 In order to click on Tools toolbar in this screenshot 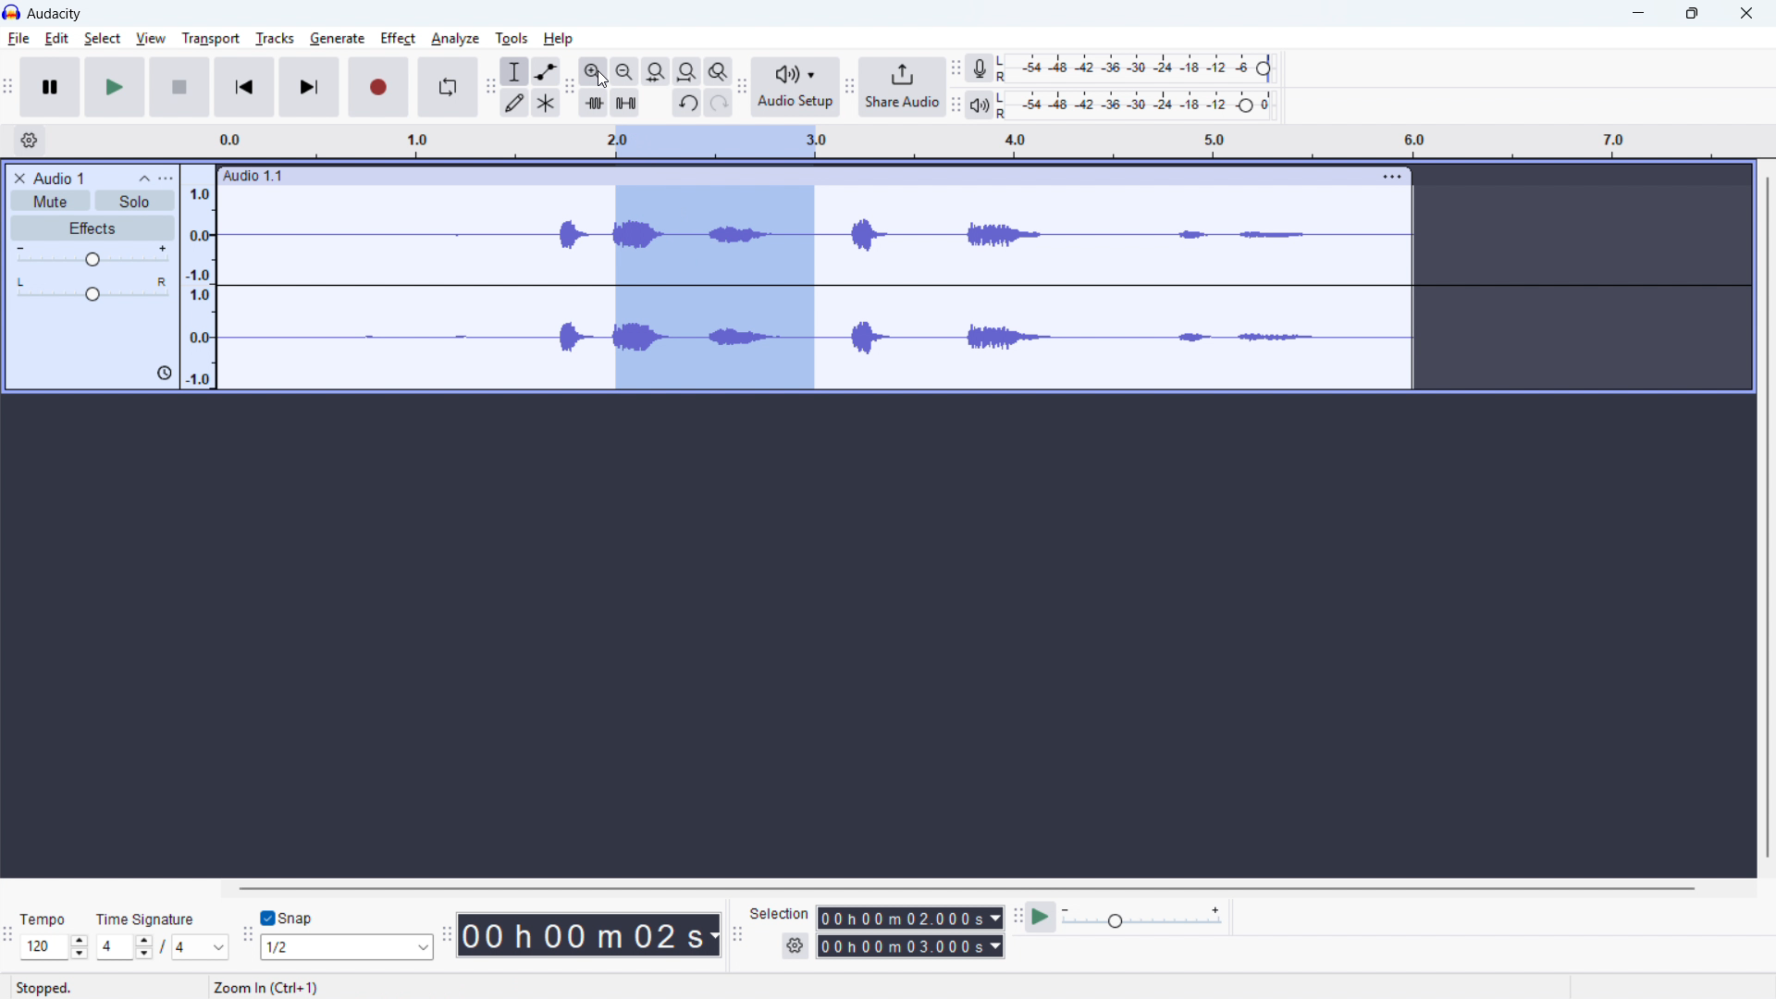, I will do `click(491, 88)`.